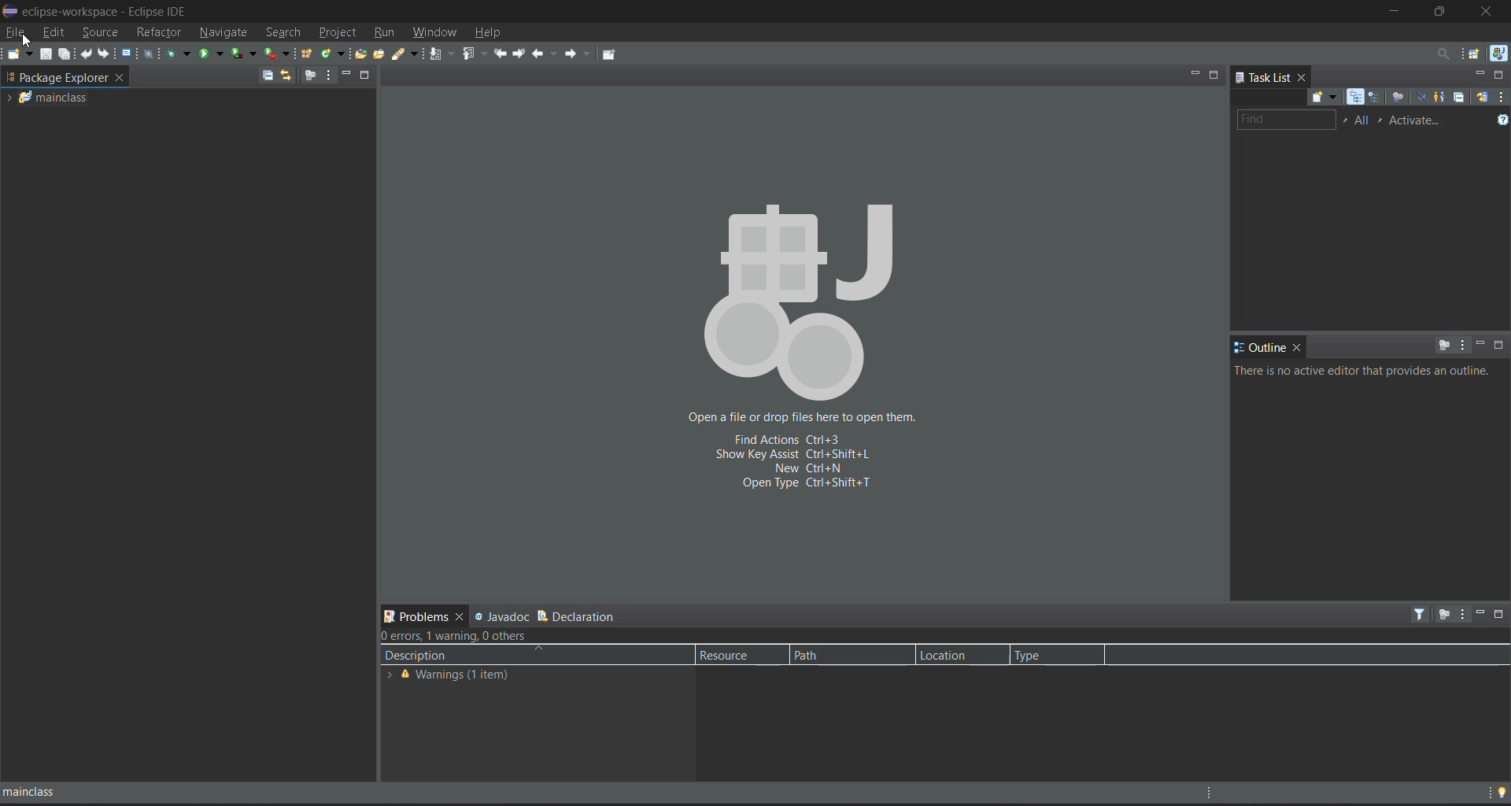 The image size is (1511, 806). What do you see at coordinates (1502, 615) in the screenshot?
I see `maximize` at bounding box center [1502, 615].